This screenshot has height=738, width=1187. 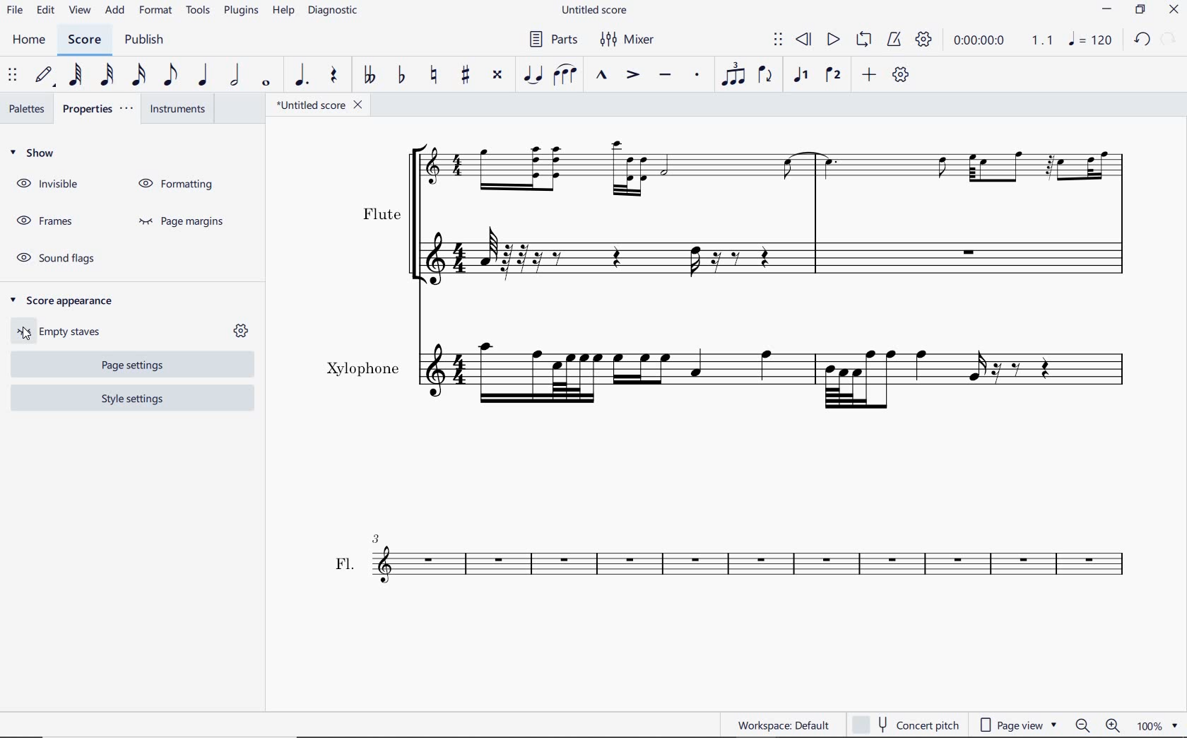 I want to click on PUBLISH, so click(x=145, y=40).